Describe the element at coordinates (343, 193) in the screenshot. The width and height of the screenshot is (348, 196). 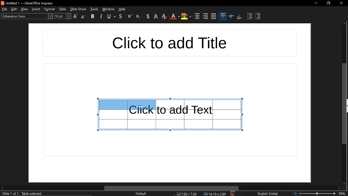
I see `zoom level` at that location.